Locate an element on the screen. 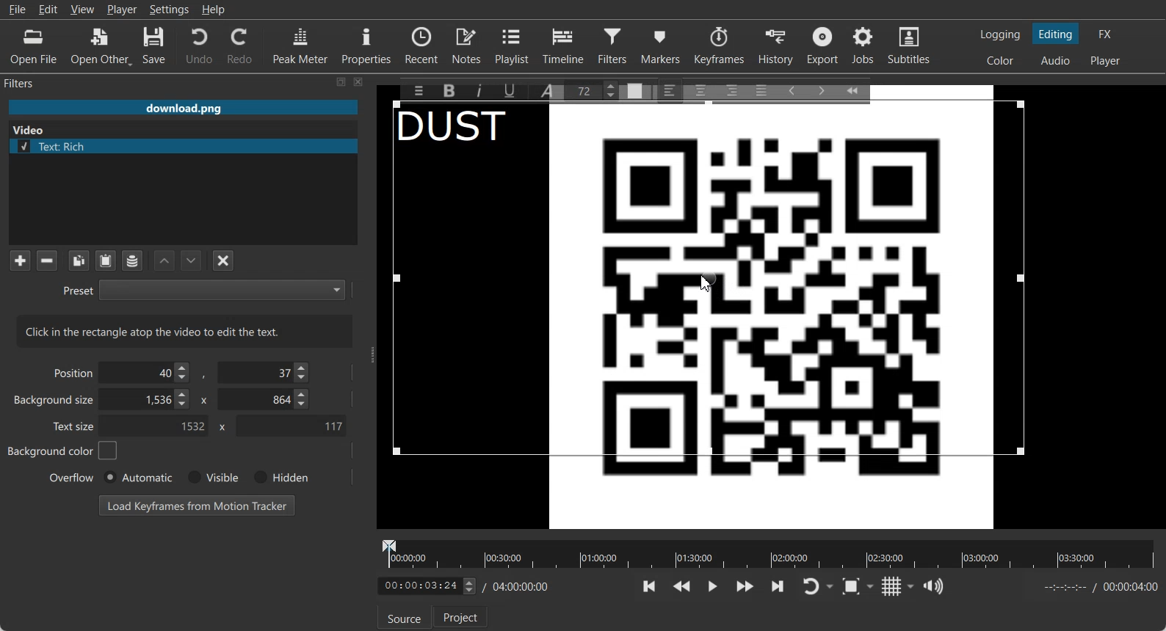 This screenshot has height=631, width=1166. Bold is located at coordinates (448, 90).